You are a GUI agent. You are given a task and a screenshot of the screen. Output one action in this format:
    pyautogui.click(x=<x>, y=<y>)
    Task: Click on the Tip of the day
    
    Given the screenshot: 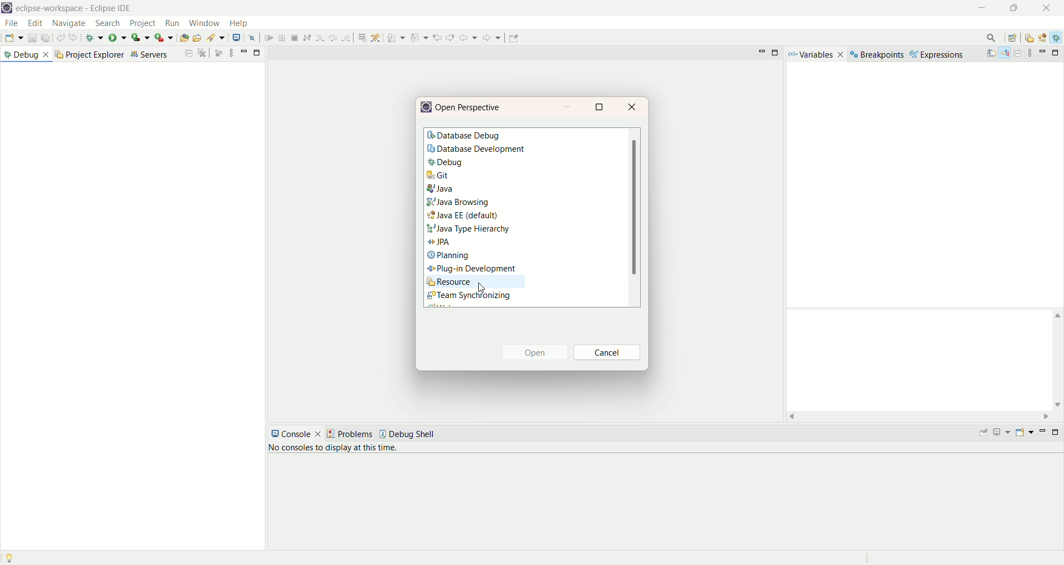 What is the action you would take?
    pyautogui.click(x=11, y=556)
    